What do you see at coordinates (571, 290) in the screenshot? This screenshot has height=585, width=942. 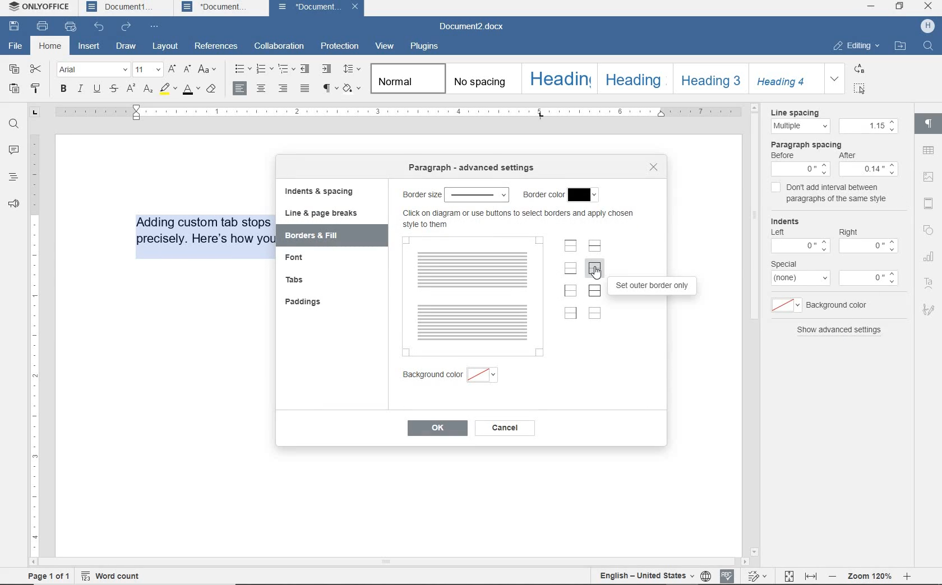 I see `set left border only` at bounding box center [571, 290].